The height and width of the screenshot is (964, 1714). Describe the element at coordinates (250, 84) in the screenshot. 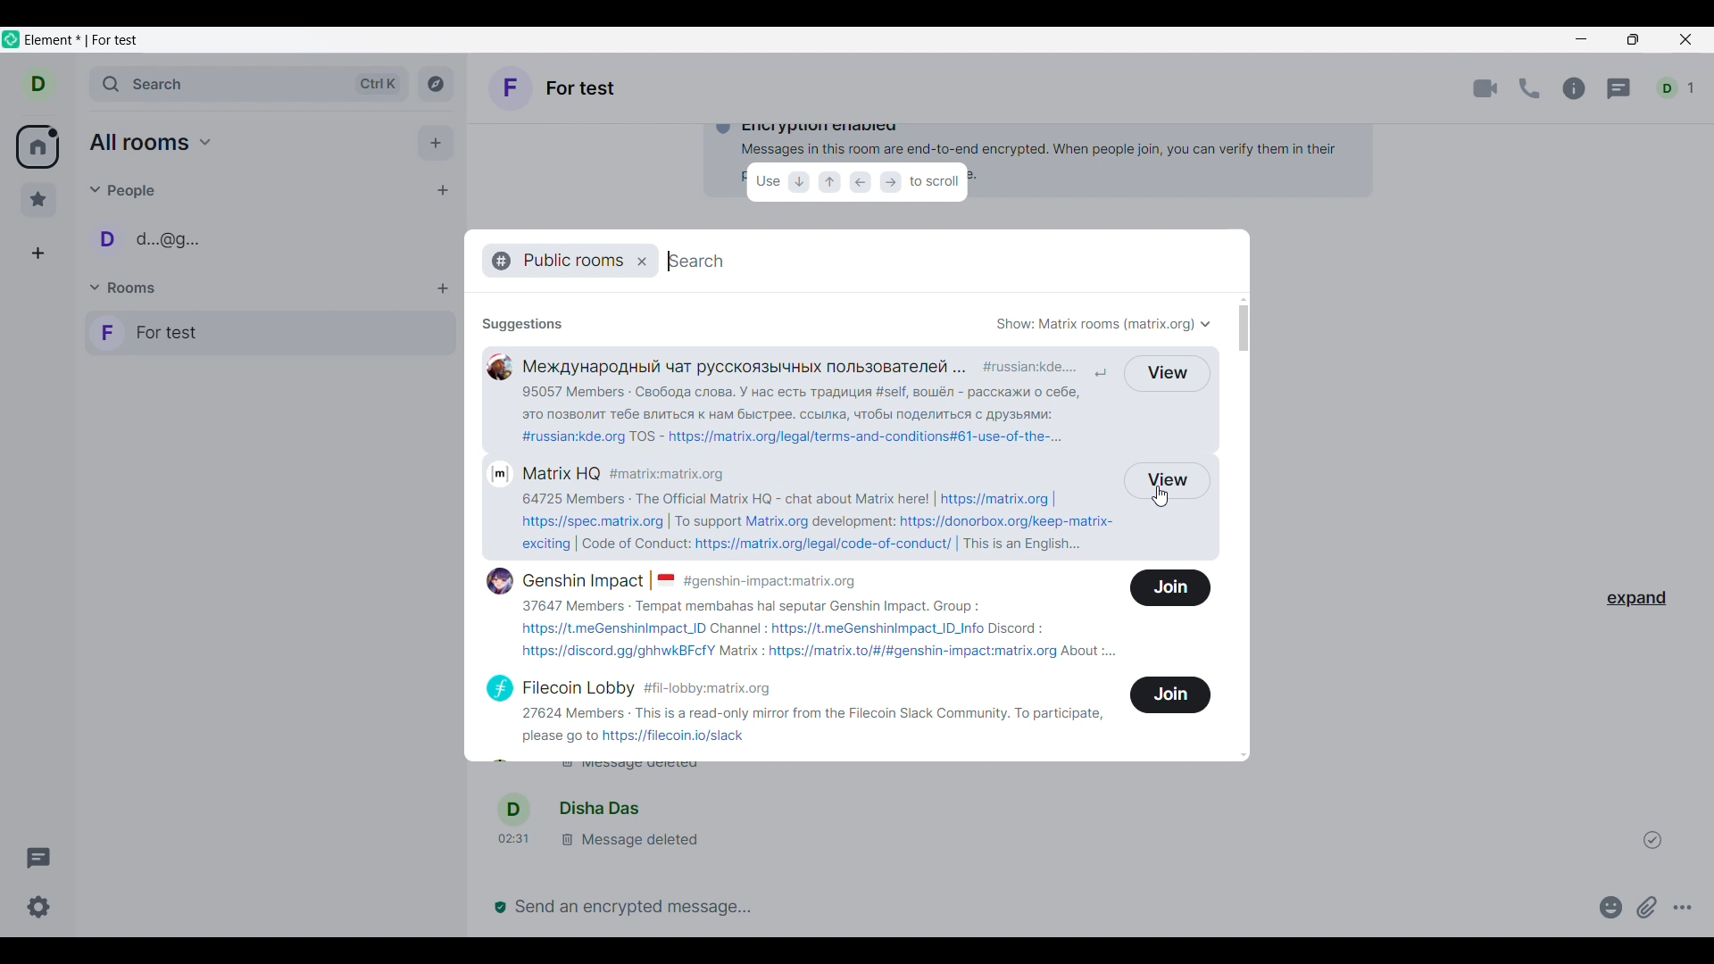

I see `Search` at that location.